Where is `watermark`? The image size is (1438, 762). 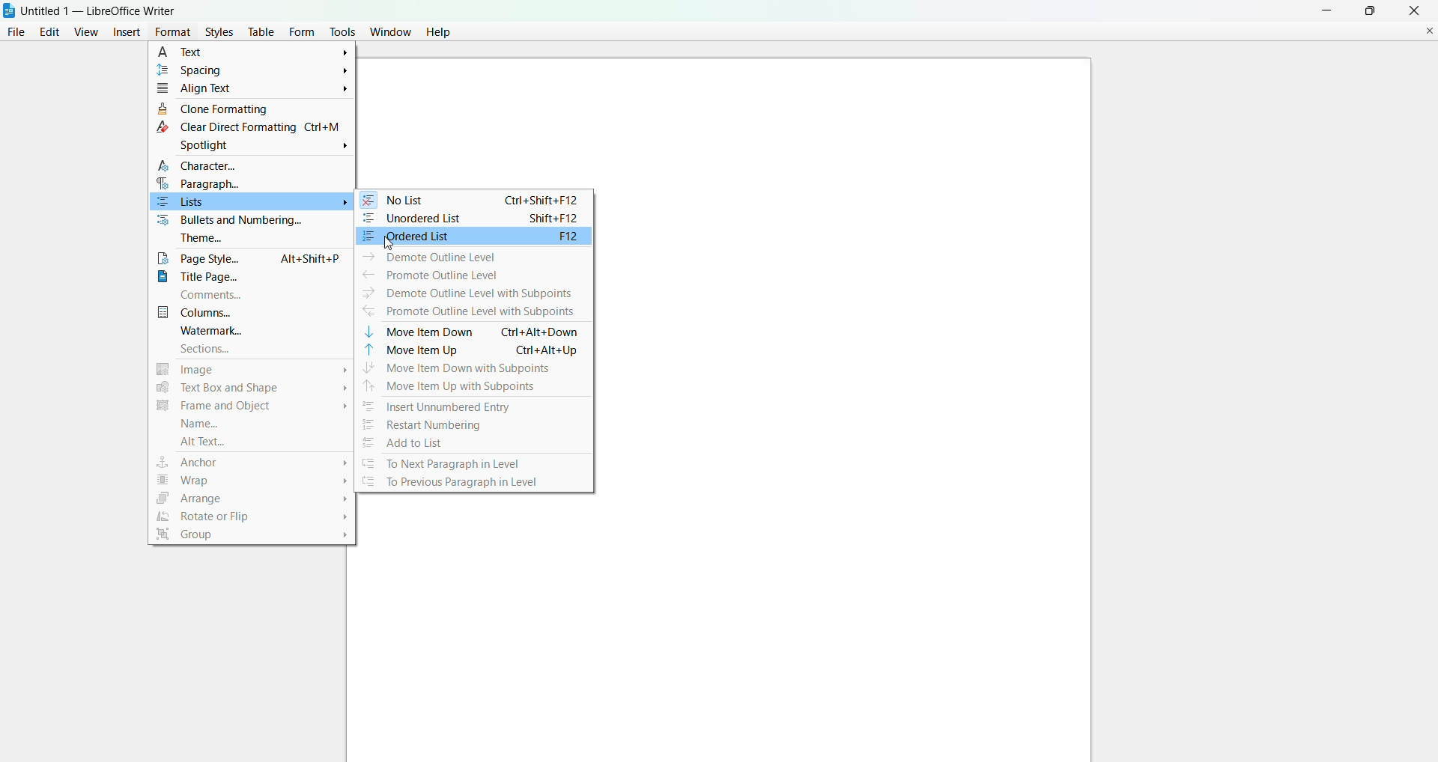 watermark is located at coordinates (207, 333).